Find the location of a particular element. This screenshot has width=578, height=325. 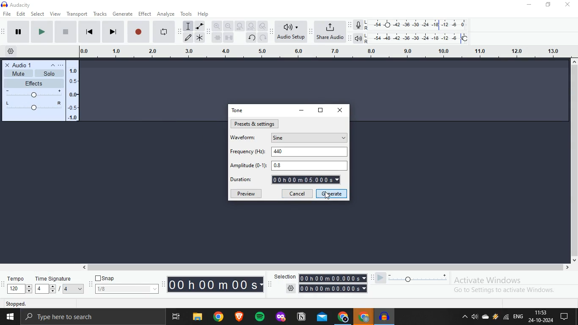

Cursor is located at coordinates (327, 195).